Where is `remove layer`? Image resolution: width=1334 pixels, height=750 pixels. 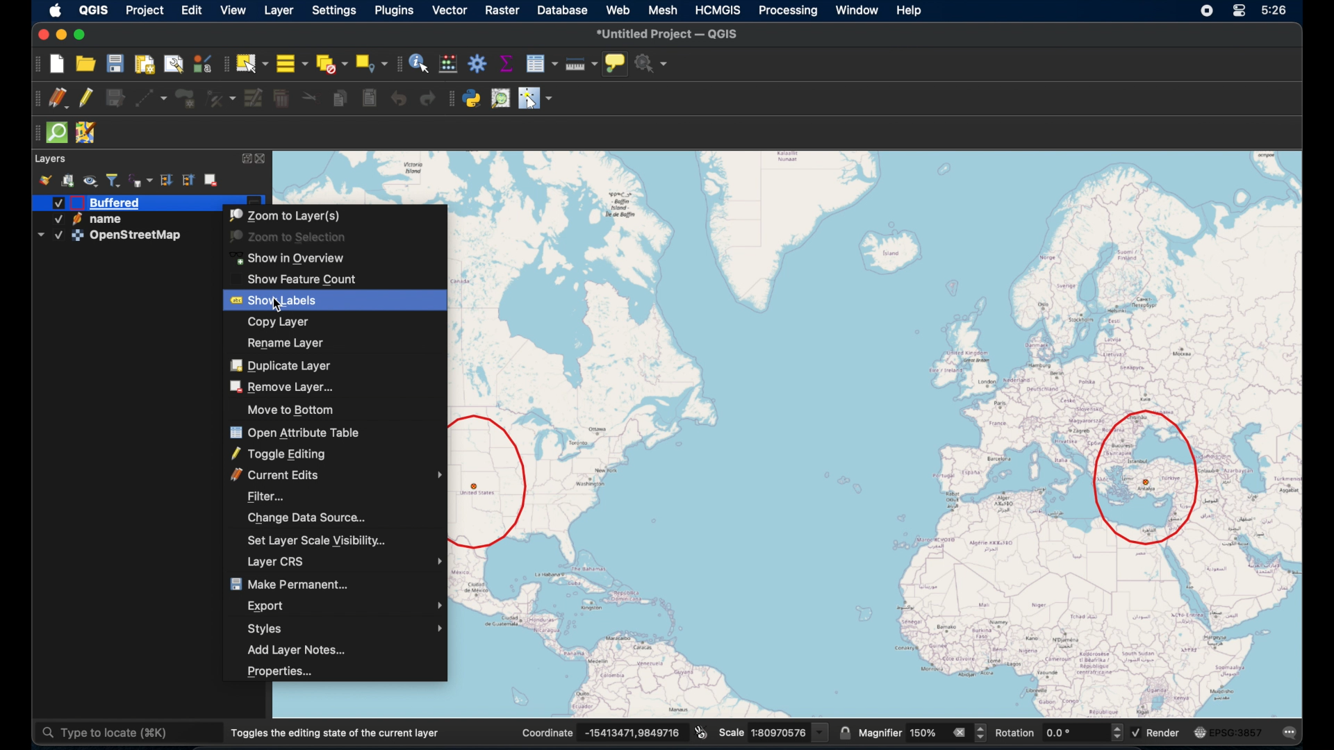 remove layer is located at coordinates (286, 385).